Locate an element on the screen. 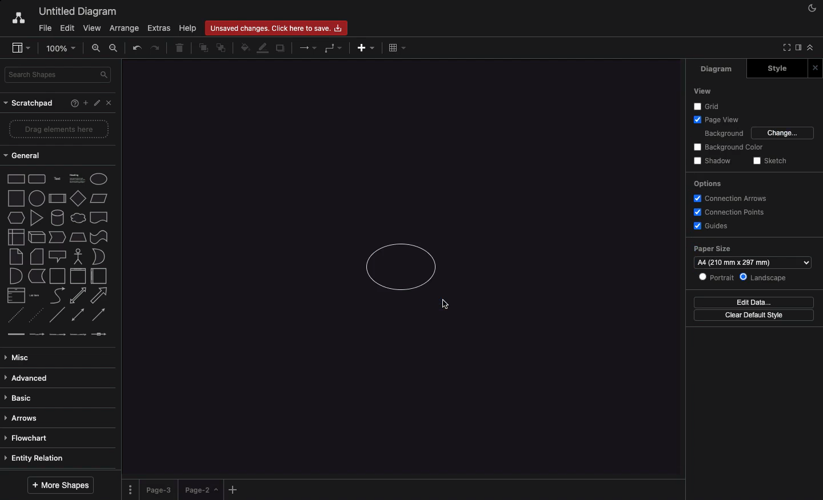  Line color is located at coordinates (261, 49).